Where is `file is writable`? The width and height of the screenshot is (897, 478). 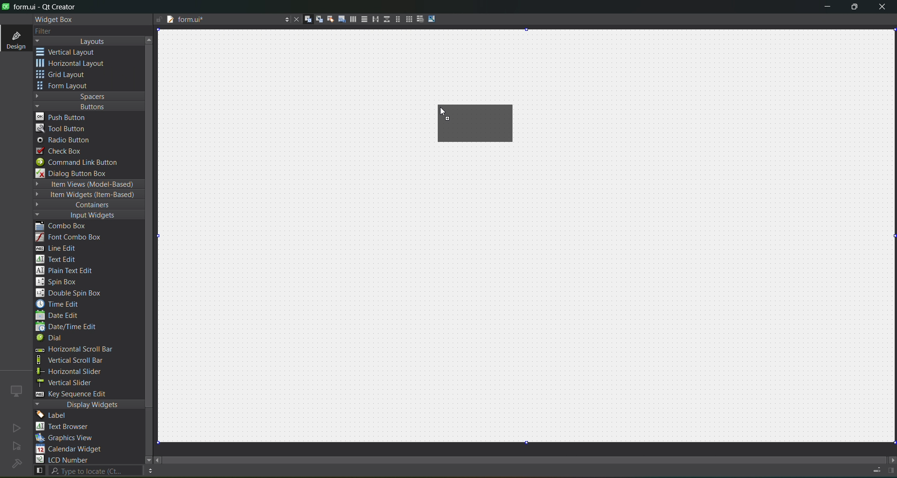
file is writable is located at coordinates (159, 20).